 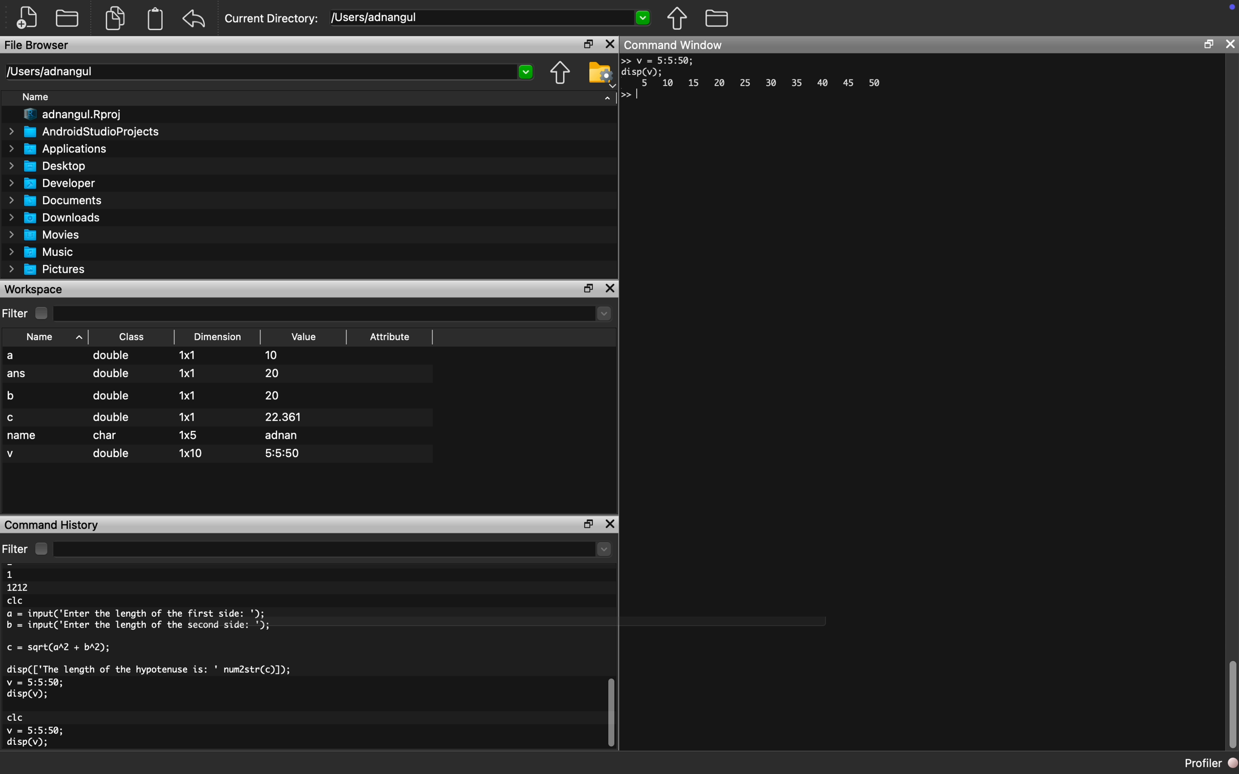 I want to click on Applications, so click(x=58, y=149).